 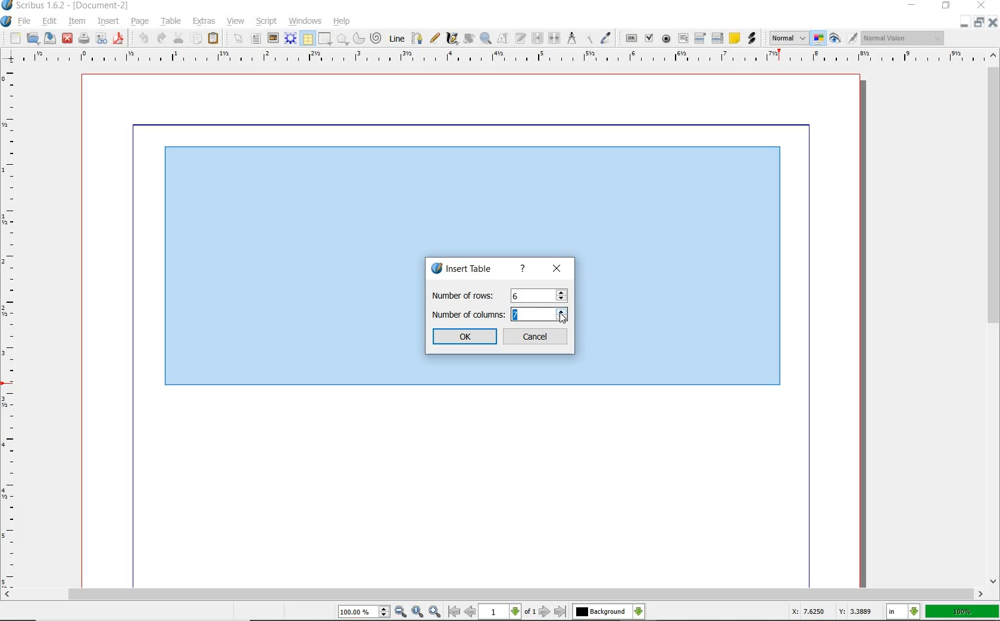 What do you see at coordinates (83, 38) in the screenshot?
I see `print` at bounding box center [83, 38].